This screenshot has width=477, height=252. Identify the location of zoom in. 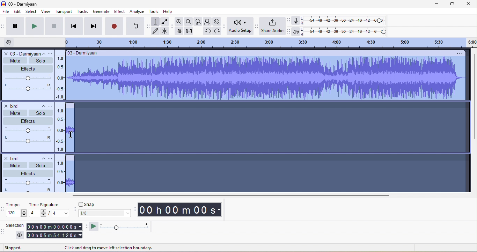
(180, 22).